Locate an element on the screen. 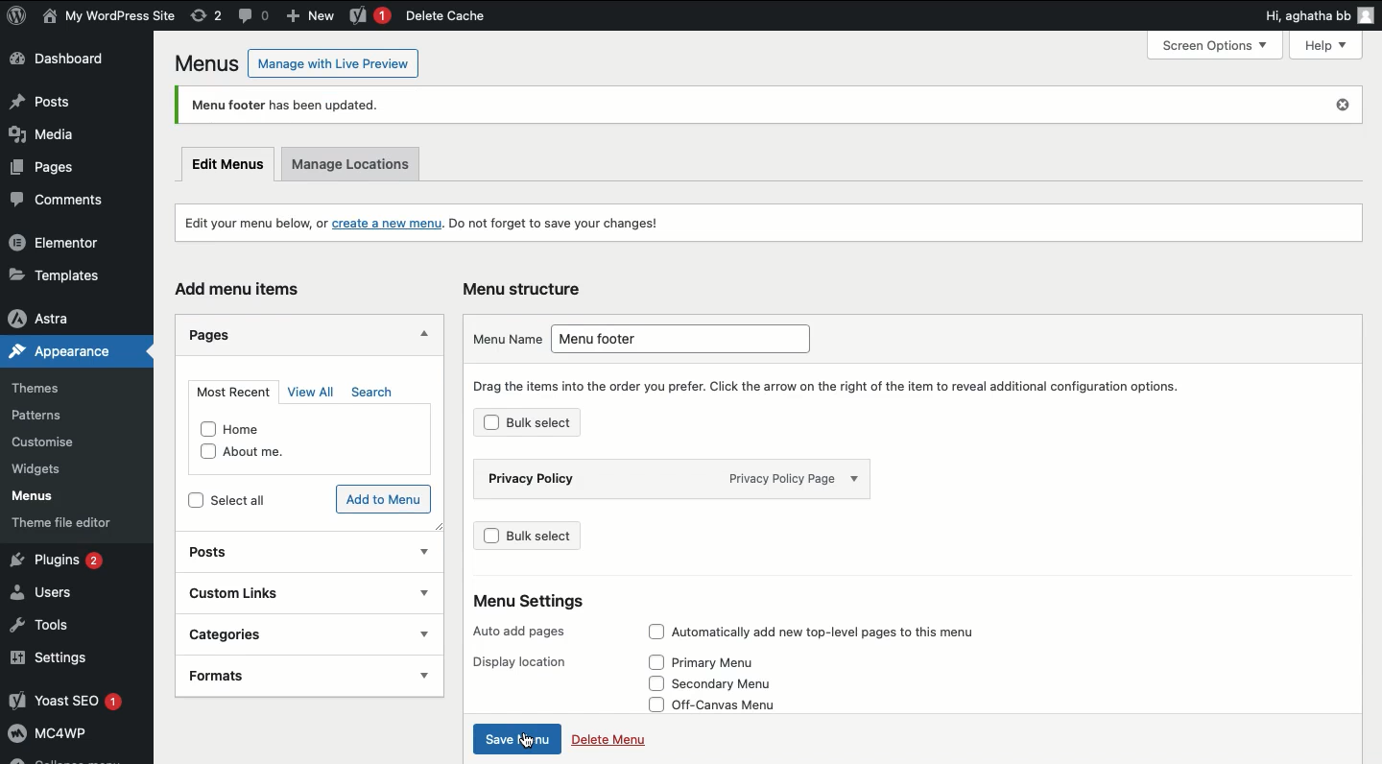 This screenshot has width=1382, height=764. Privacy policy is located at coordinates (673, 479).